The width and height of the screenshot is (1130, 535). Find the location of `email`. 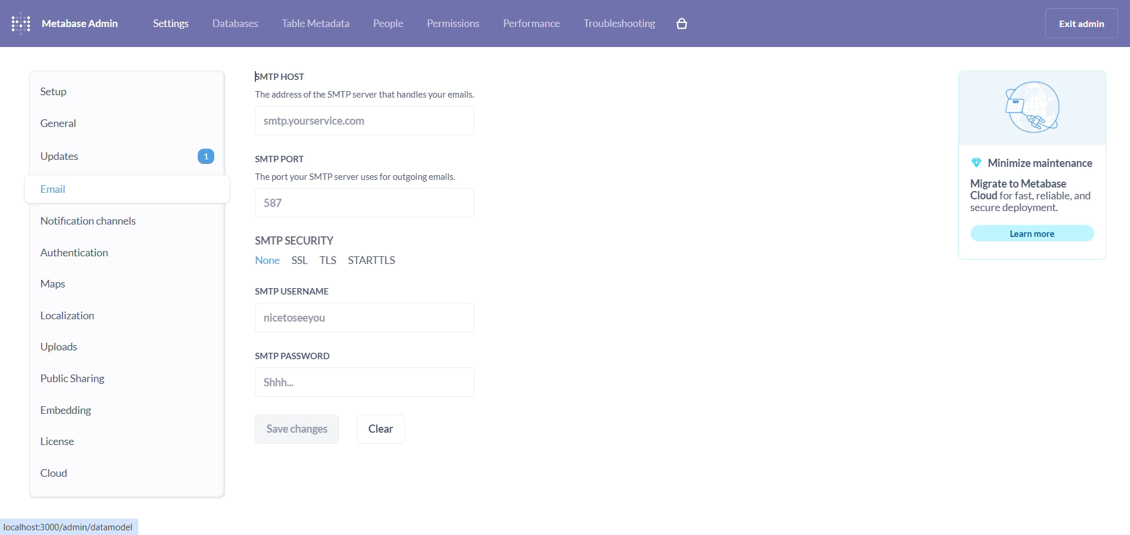

email is located at coordinates (115, 190).